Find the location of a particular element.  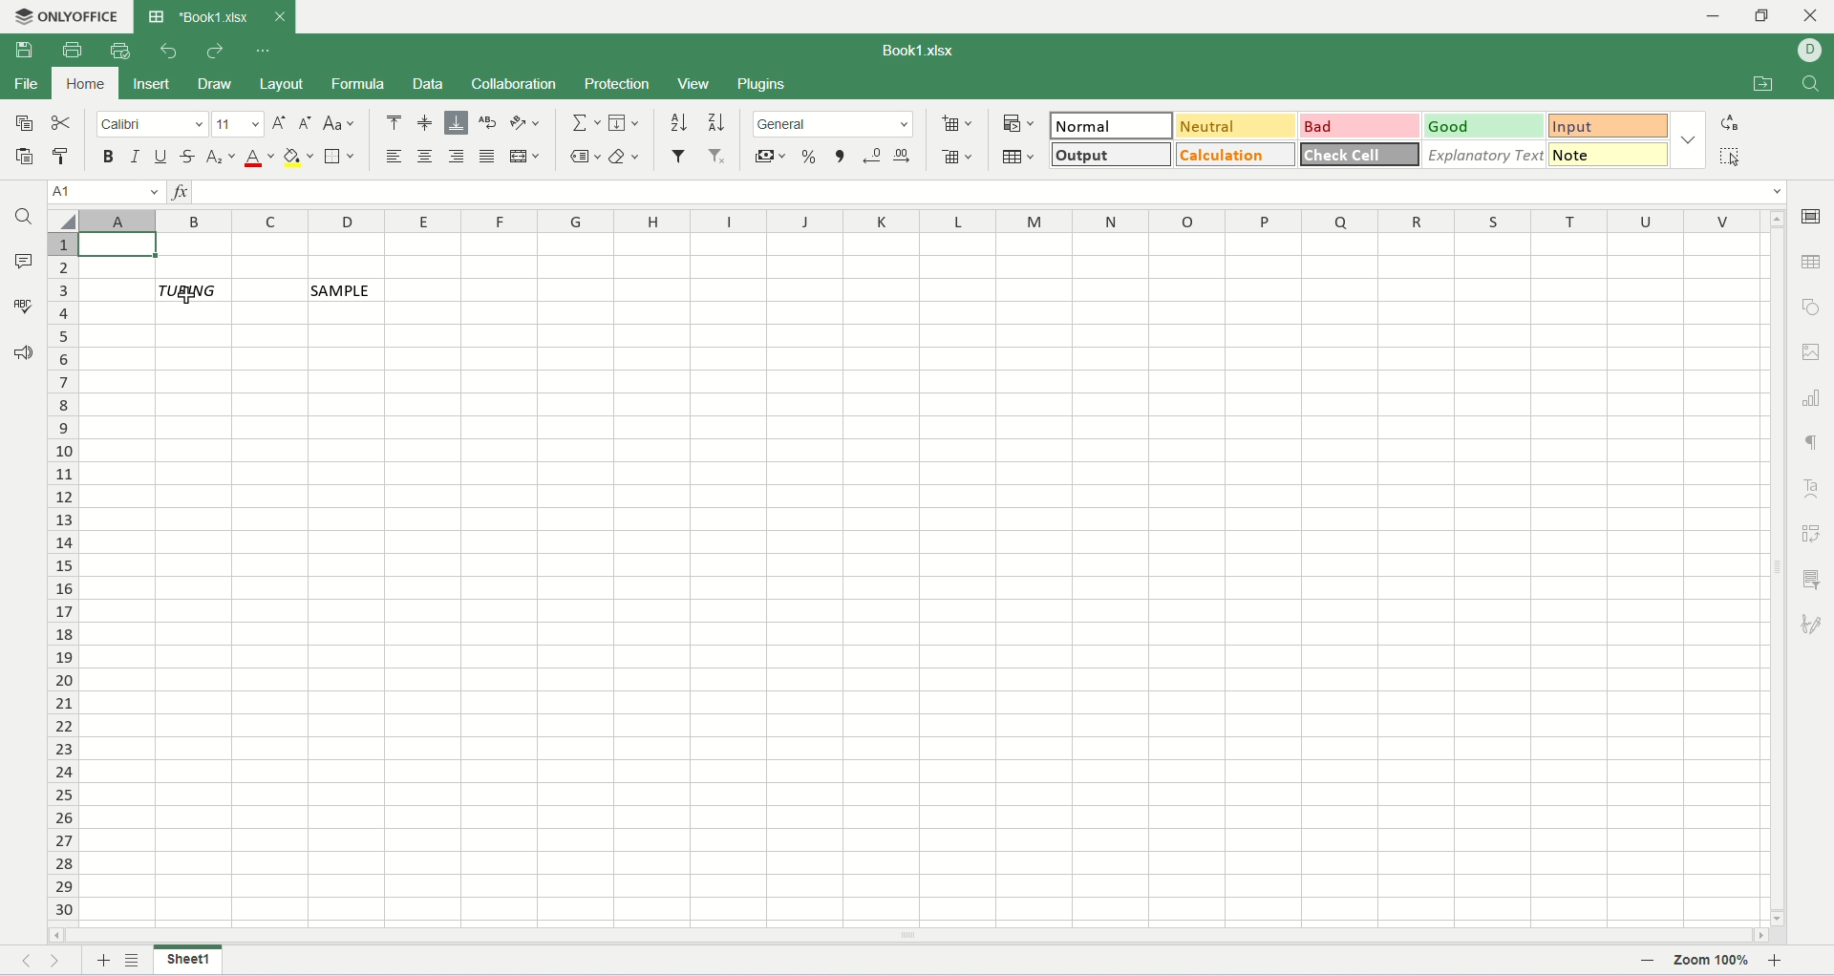

sheet tab is located at coordinates (200, 16).